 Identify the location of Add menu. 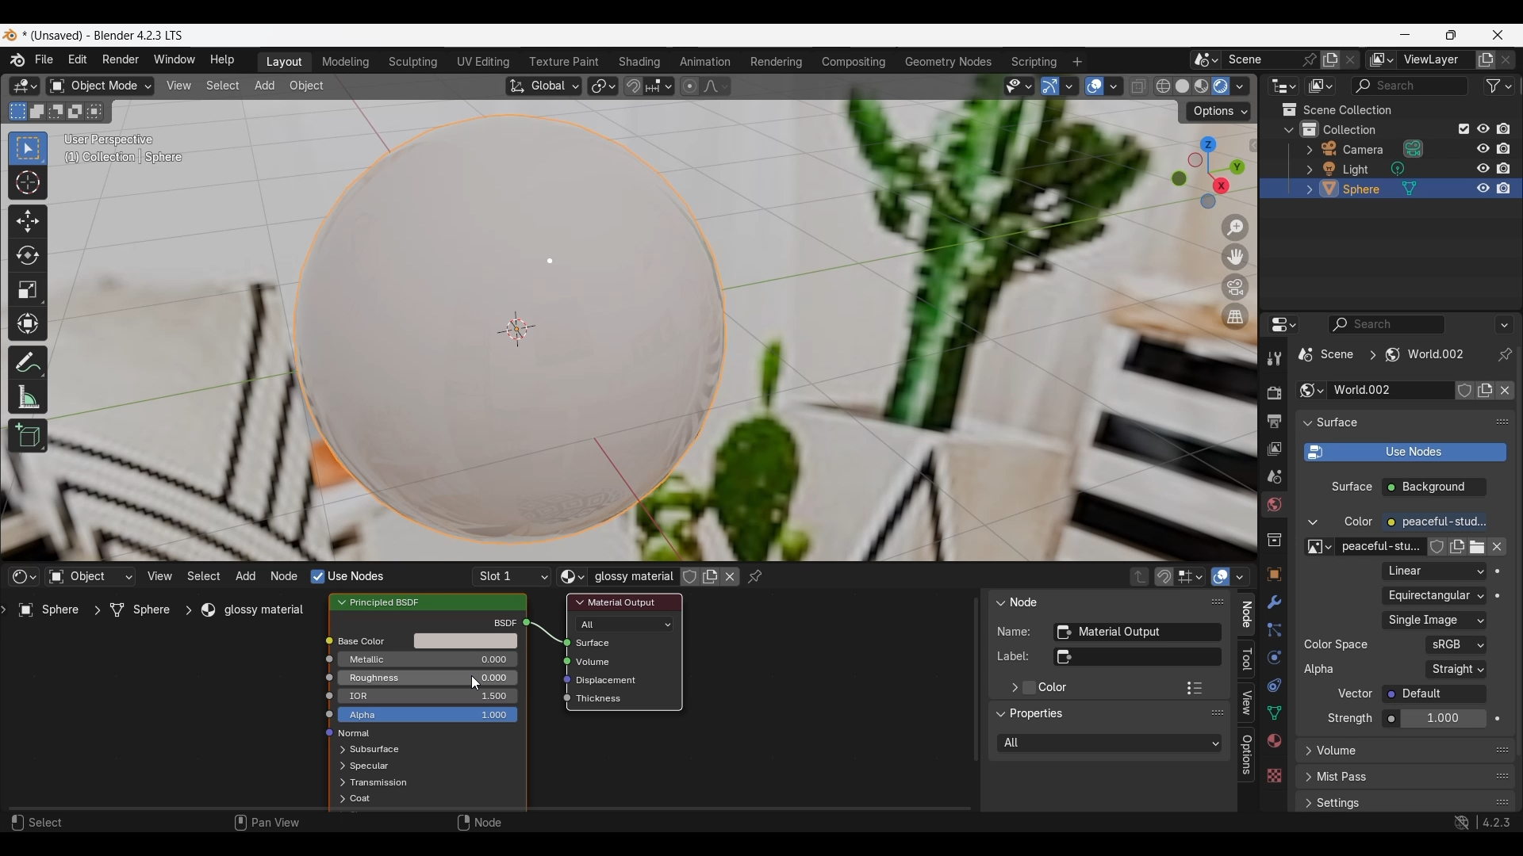
(245, 576).